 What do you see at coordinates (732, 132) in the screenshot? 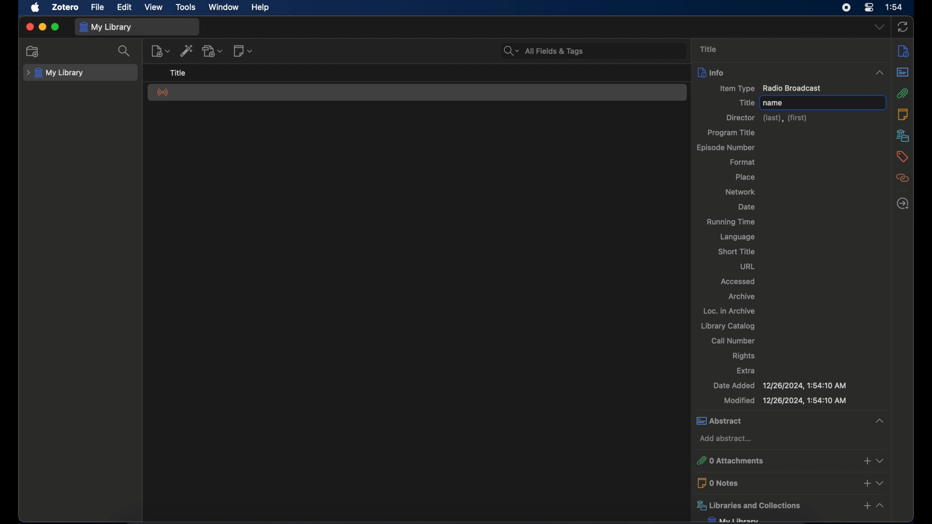
I see `program title` at bounding box center [732, 132].